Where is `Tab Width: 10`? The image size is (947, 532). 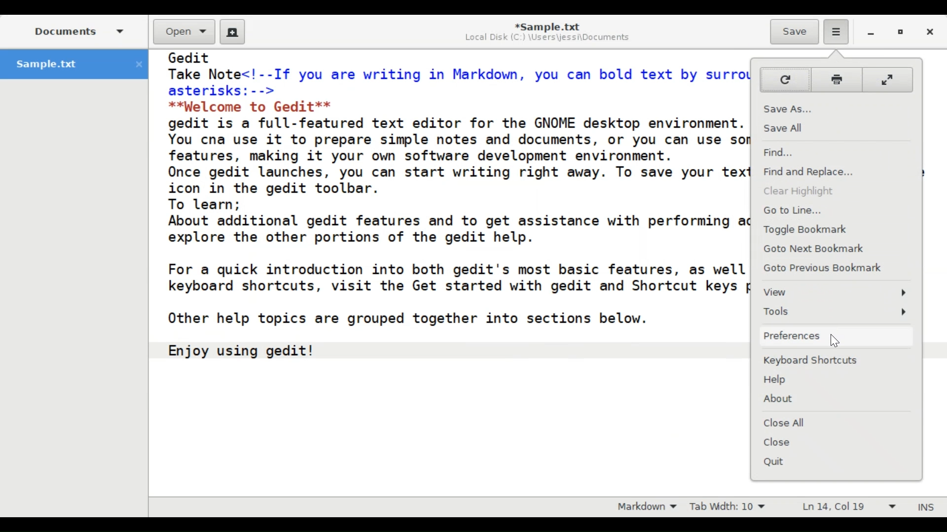
Tab Width: 10 is located at coordinates (730, 507).